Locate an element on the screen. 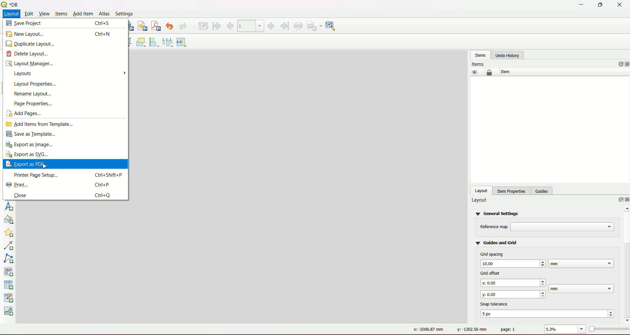 This screenshot has width=630, height=335. save project is located at coordinates (24, 23).